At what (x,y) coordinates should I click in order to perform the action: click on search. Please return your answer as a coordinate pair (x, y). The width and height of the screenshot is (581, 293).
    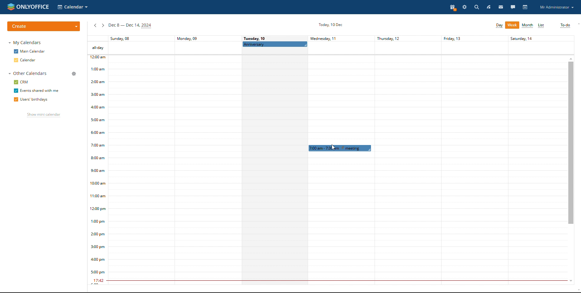
    Looking at the image, I should click on (476, 7).